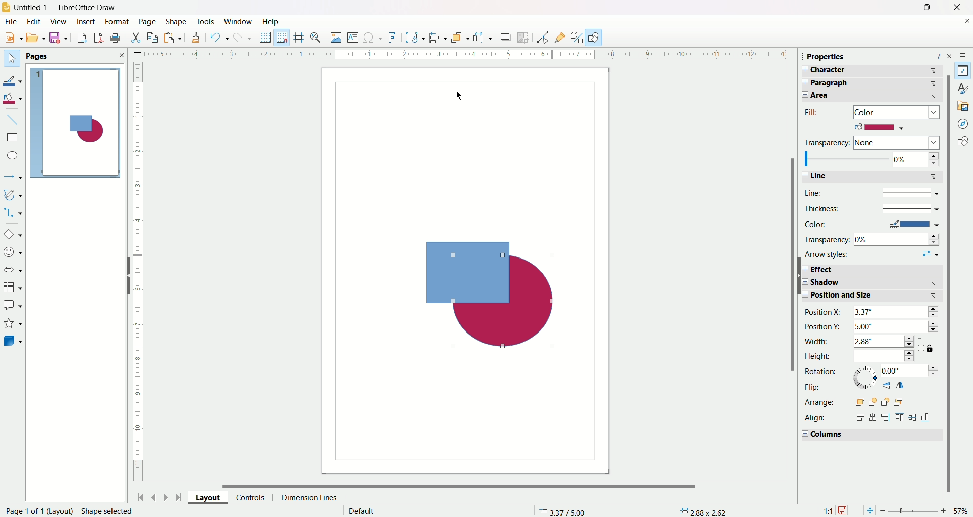  I want to click on horizontal ruler, so click(462, 55).